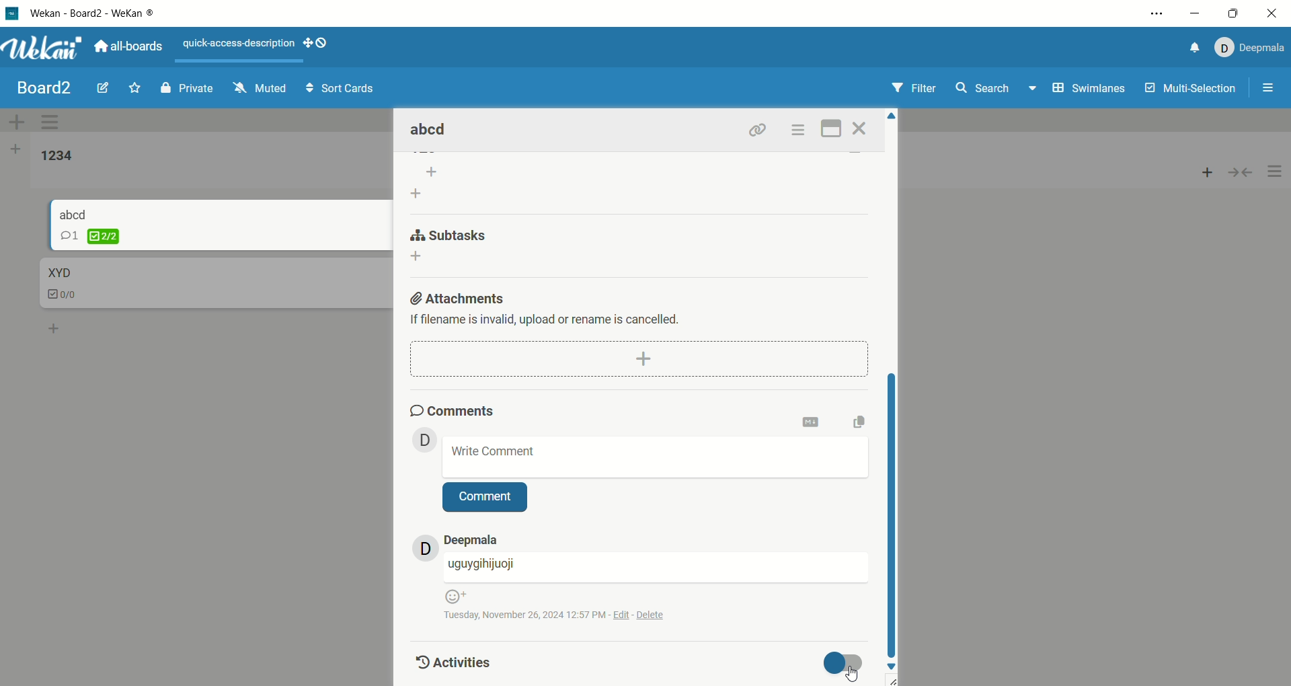 The width and height of the screenshot is (1291, 686). Describe the element at coordinates (17, 122) in the screenshot. I see `add swimlane` at that location.